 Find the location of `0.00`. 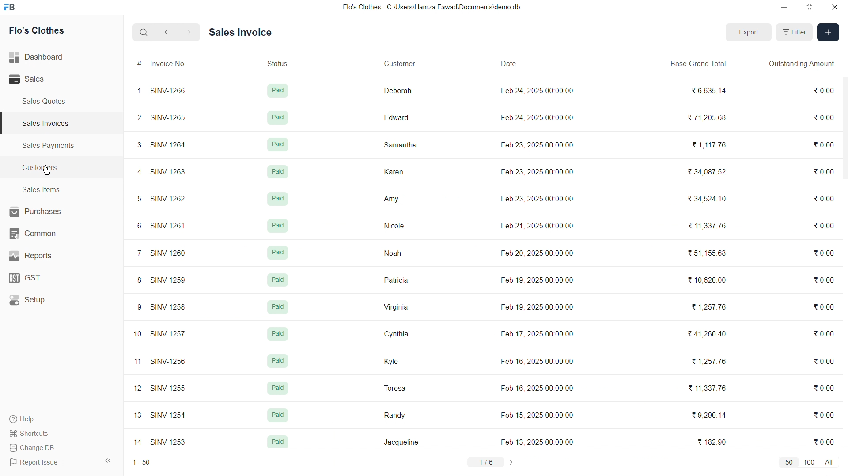

0.00 is located at coordinates (825, 90).